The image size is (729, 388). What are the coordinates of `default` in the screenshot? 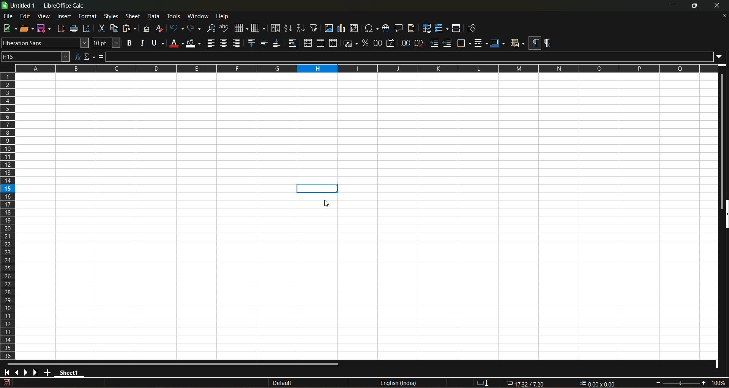 It's located at (279, 381).